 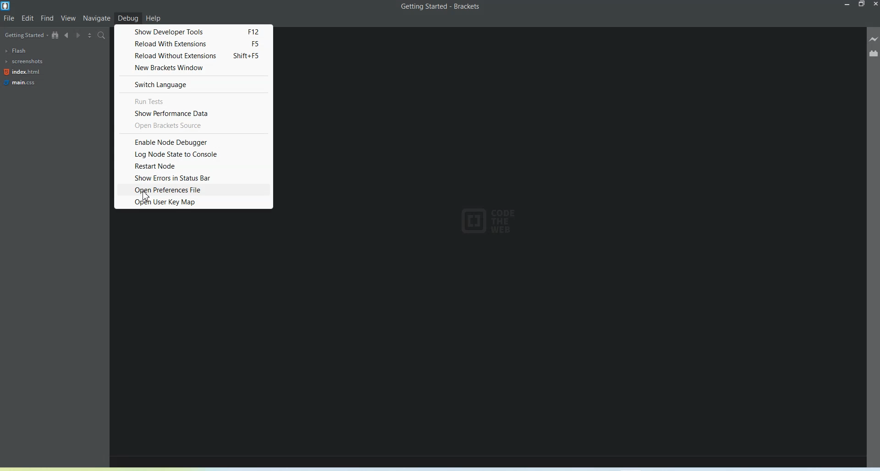 What do you see at coordinates (128, 17) in the screenshot?
I see `Debug` at bounding box center [128, 17].